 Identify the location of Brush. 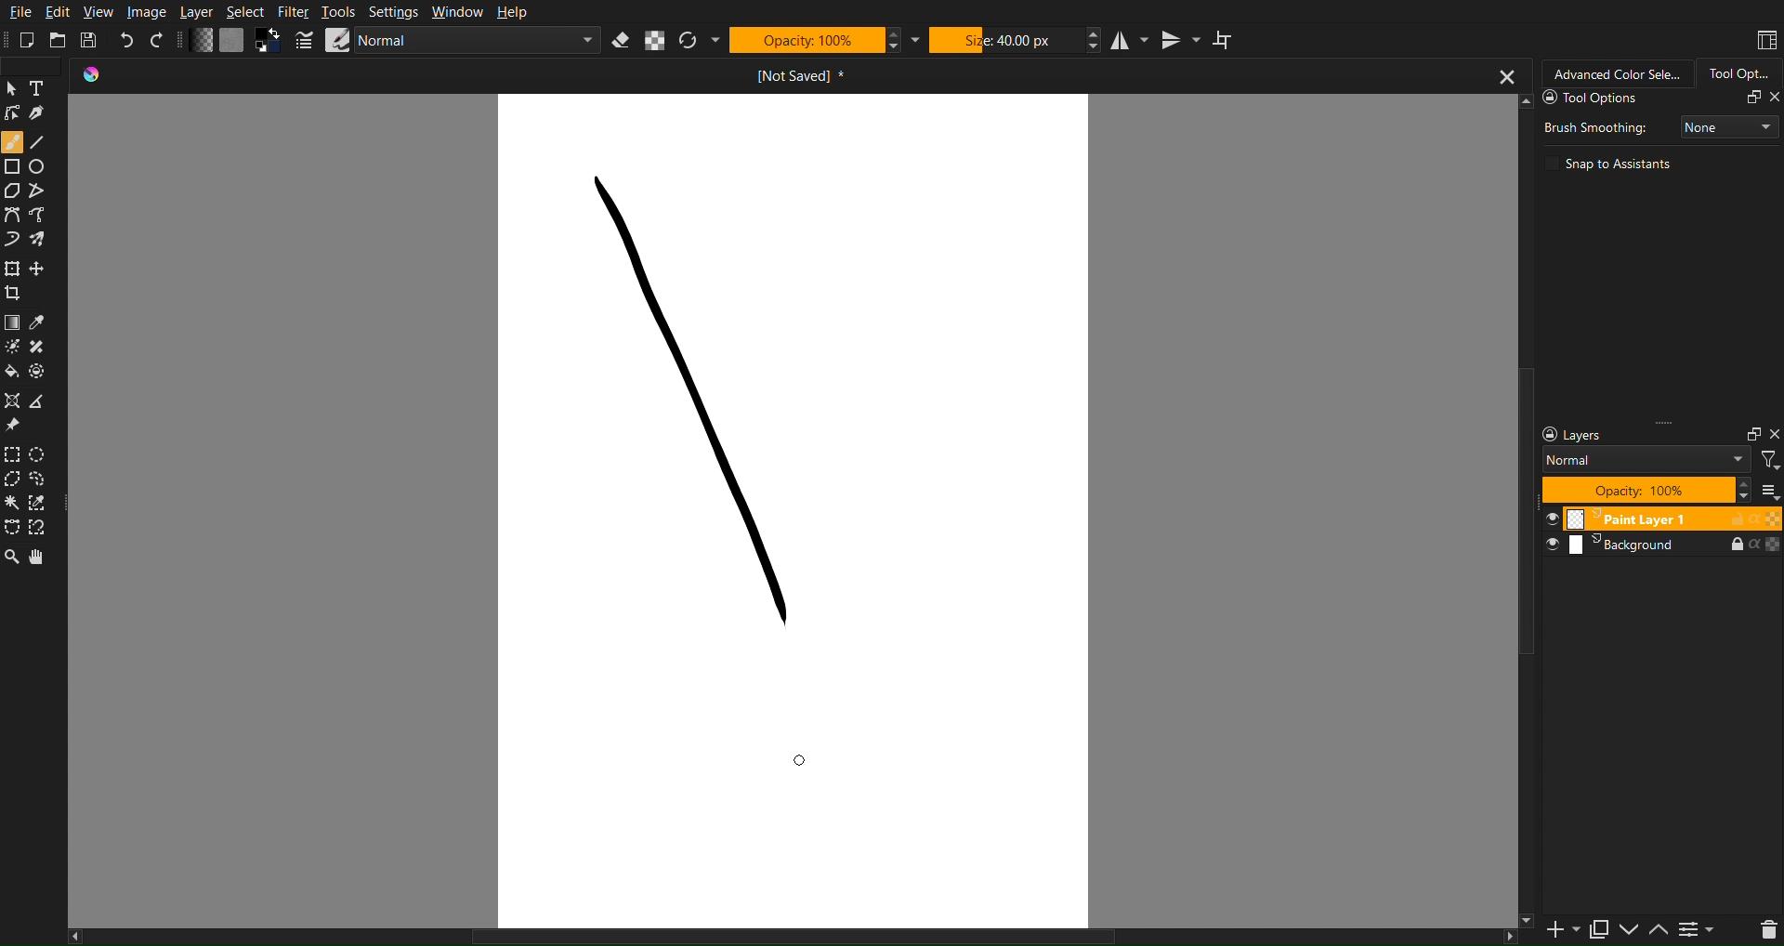
(43, 241).